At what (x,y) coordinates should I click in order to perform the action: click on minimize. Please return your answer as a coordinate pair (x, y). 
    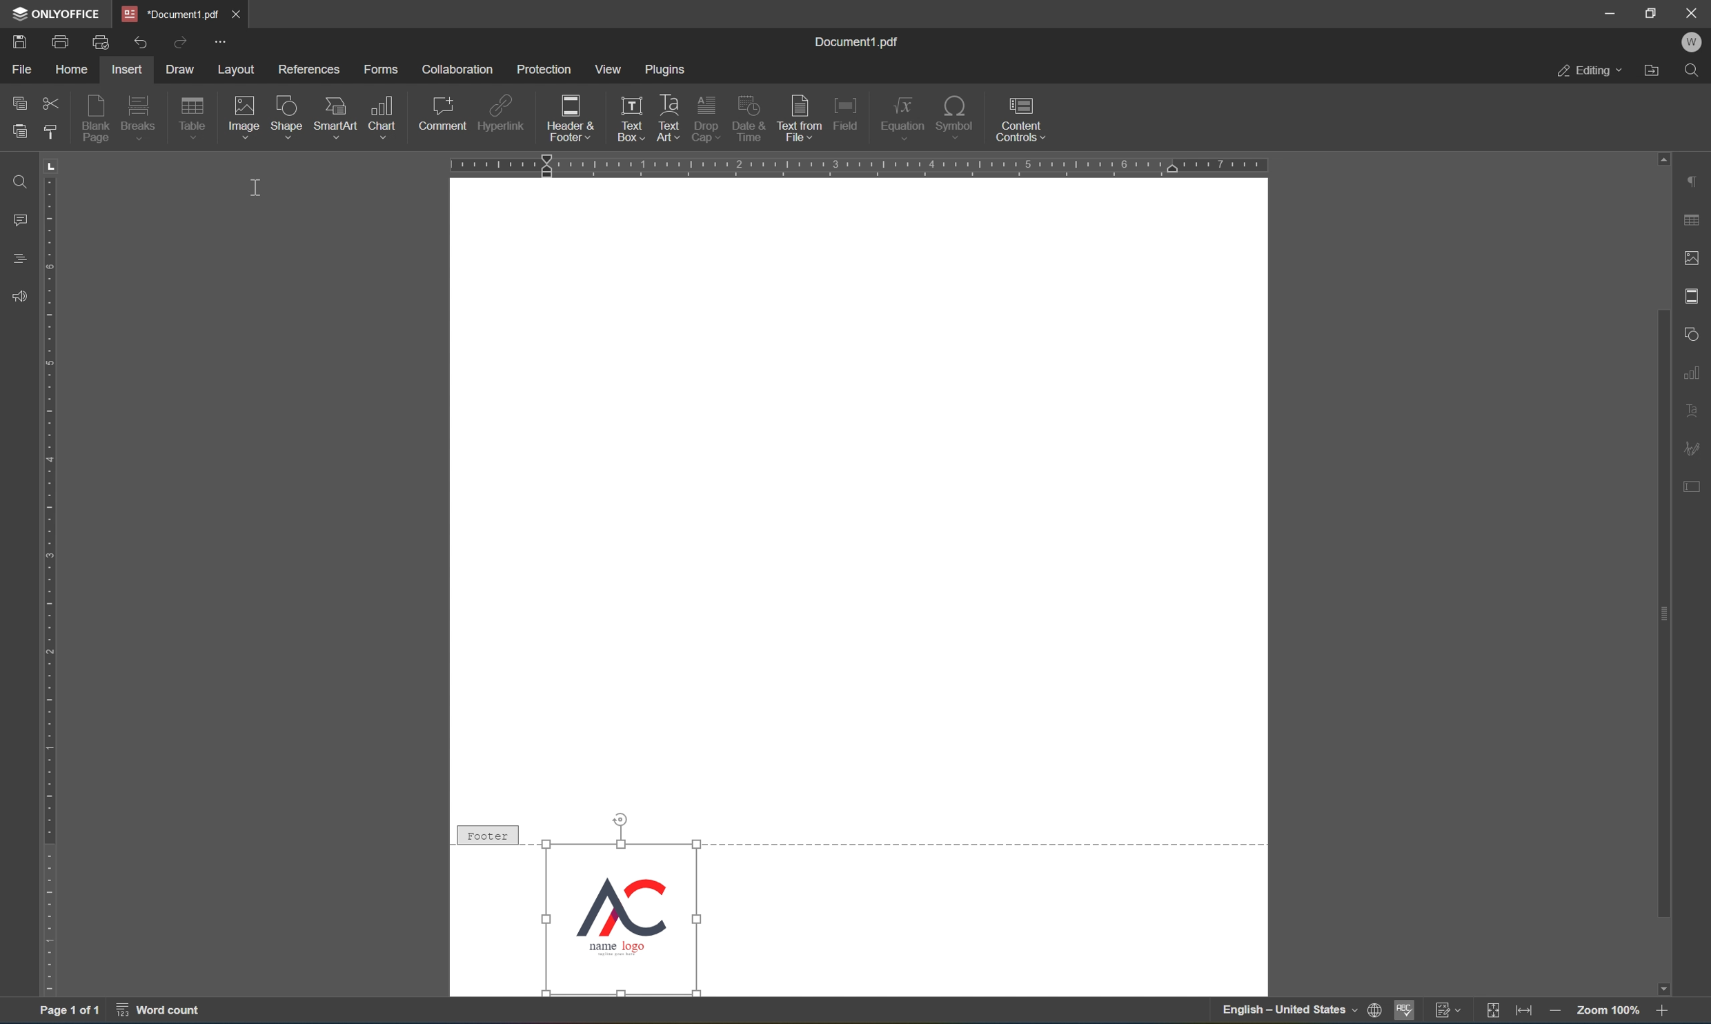
    Looking at the image, I should click on (1610, 12).